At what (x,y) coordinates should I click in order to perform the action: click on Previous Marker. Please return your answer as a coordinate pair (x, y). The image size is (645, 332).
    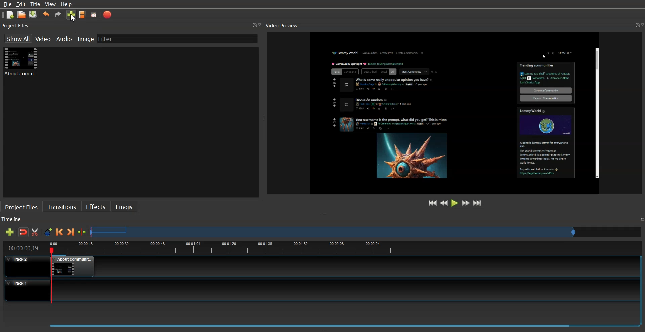
    Looking at the image, I should click on (59, 232).